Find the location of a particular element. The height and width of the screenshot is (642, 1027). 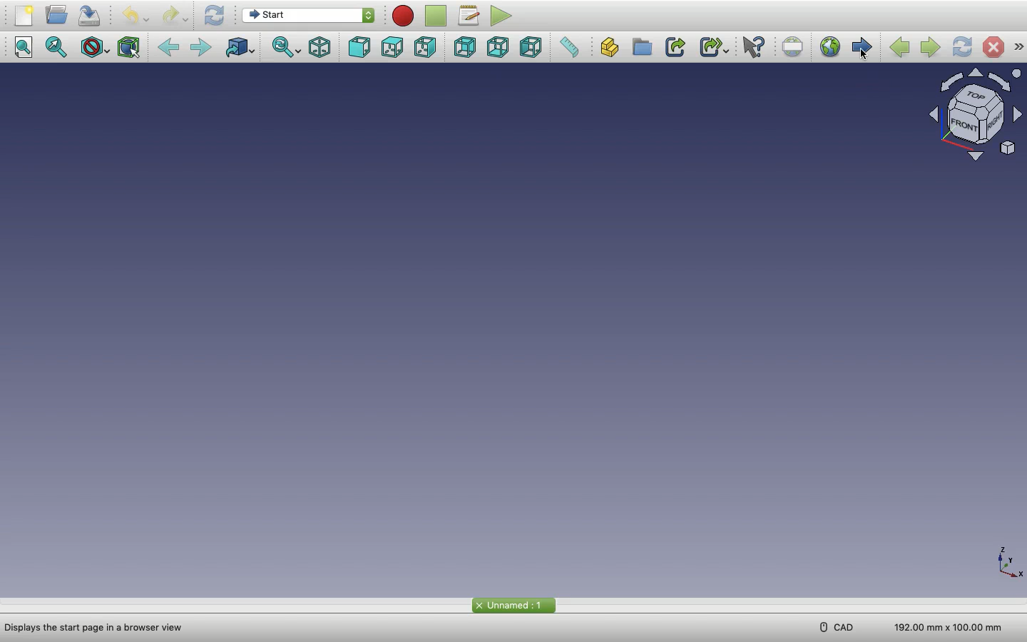

What's this? is located at coordinates (752, 48).